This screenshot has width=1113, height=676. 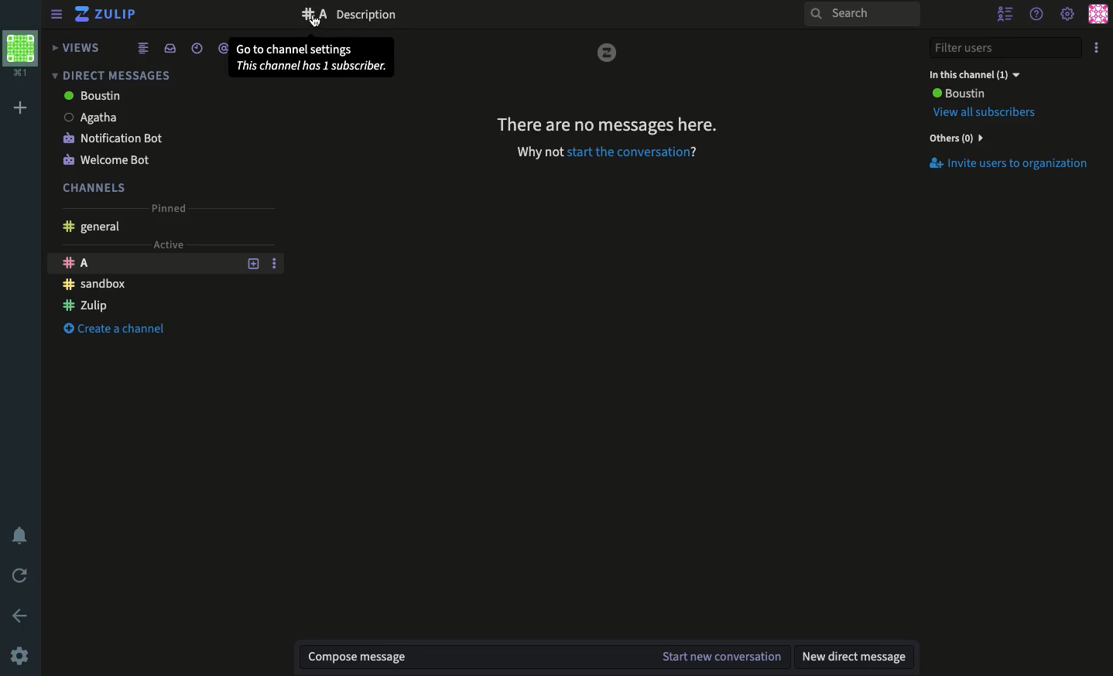 What do you see at coordinates (109, 75) in the screenshot?
I see `DM` at bounding box center [109, 75].